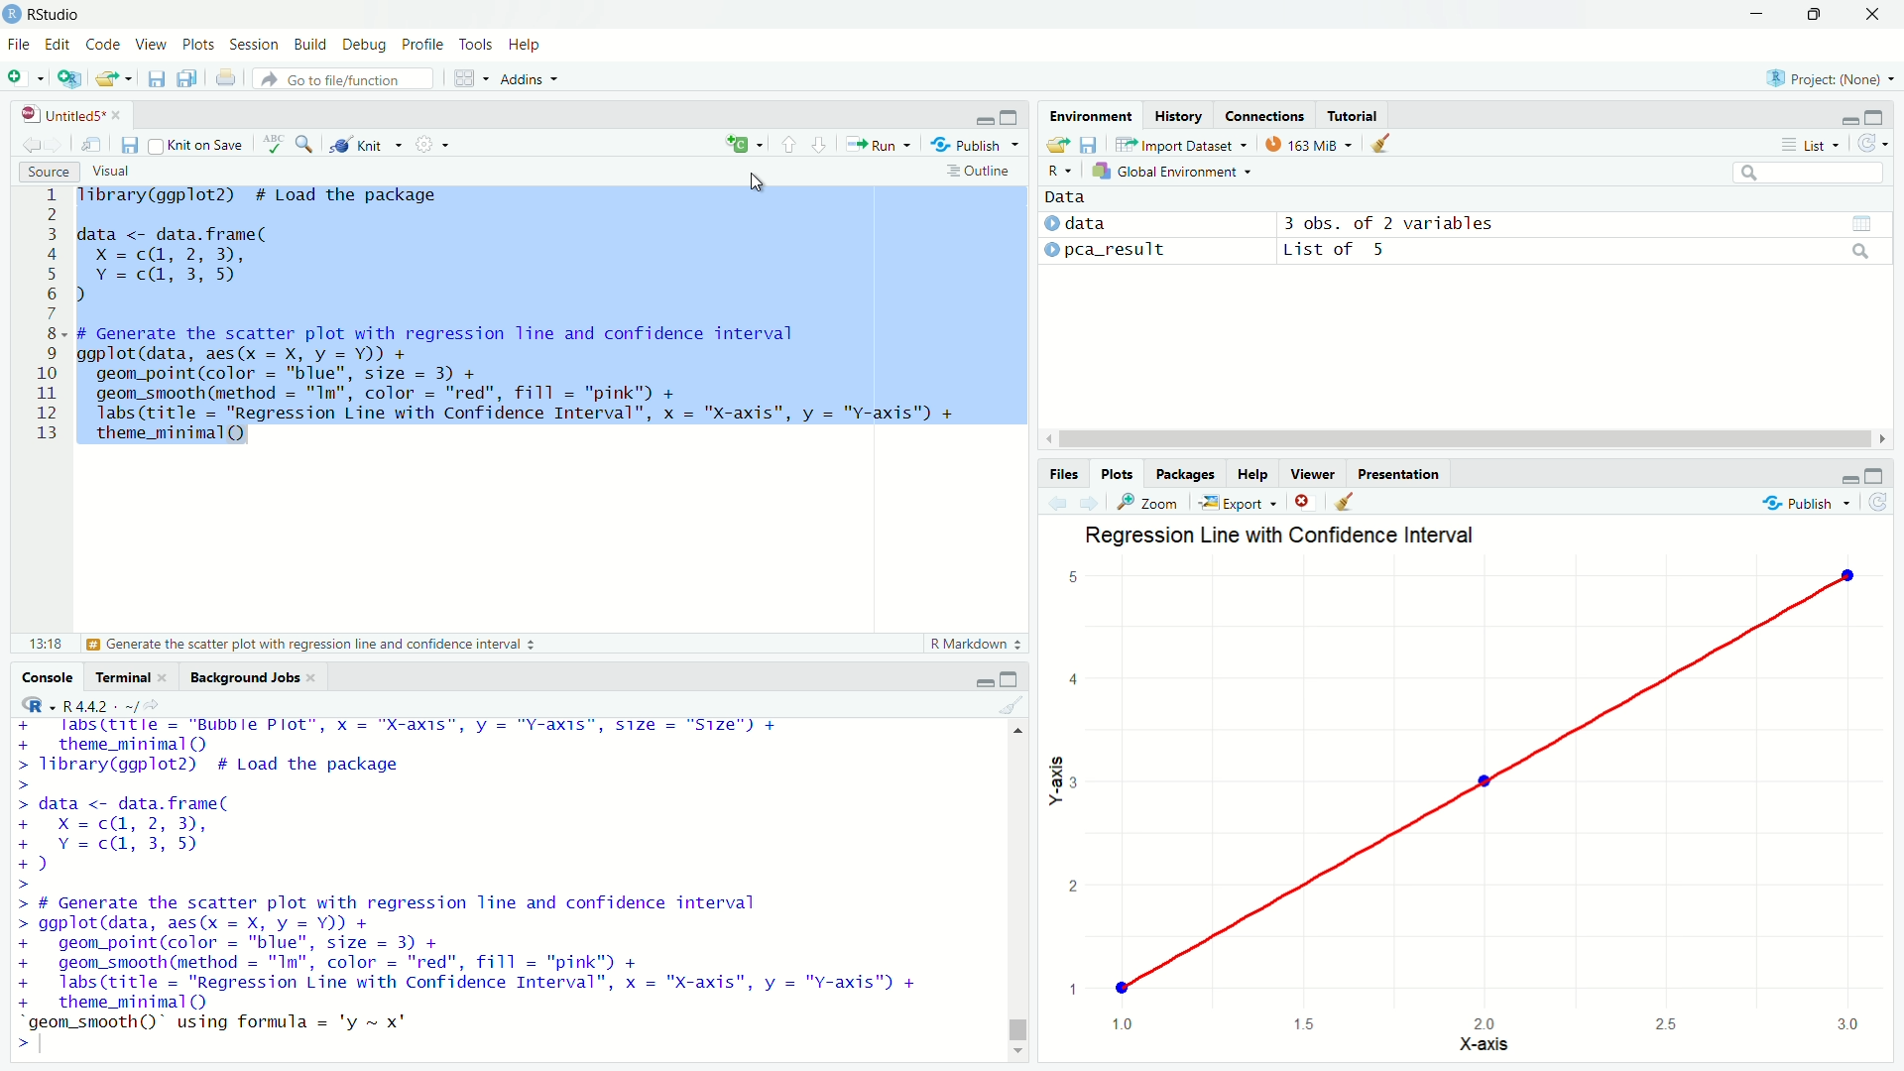  What do you see at coordinates (744, 143) in the screenshot?
I see `insert a new code/chunk` at bounding box center [744, 143].